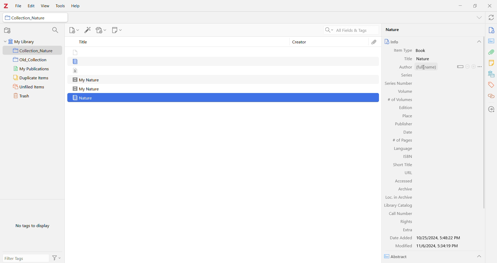 This screenshot has width=497, height=263. Describe the element at coordinates (19, 6) in the screenshot. I see `File` at that location.